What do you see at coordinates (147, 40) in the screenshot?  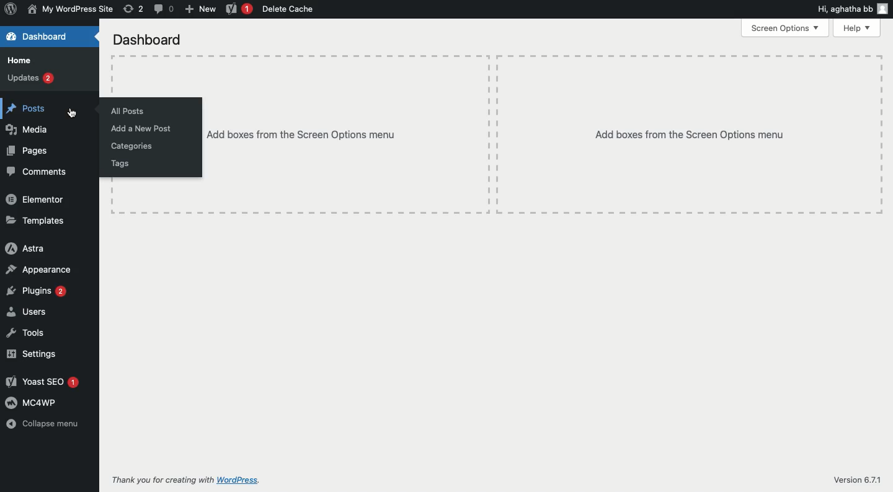 I see `Dashboard` at bounding box center [147, 40].